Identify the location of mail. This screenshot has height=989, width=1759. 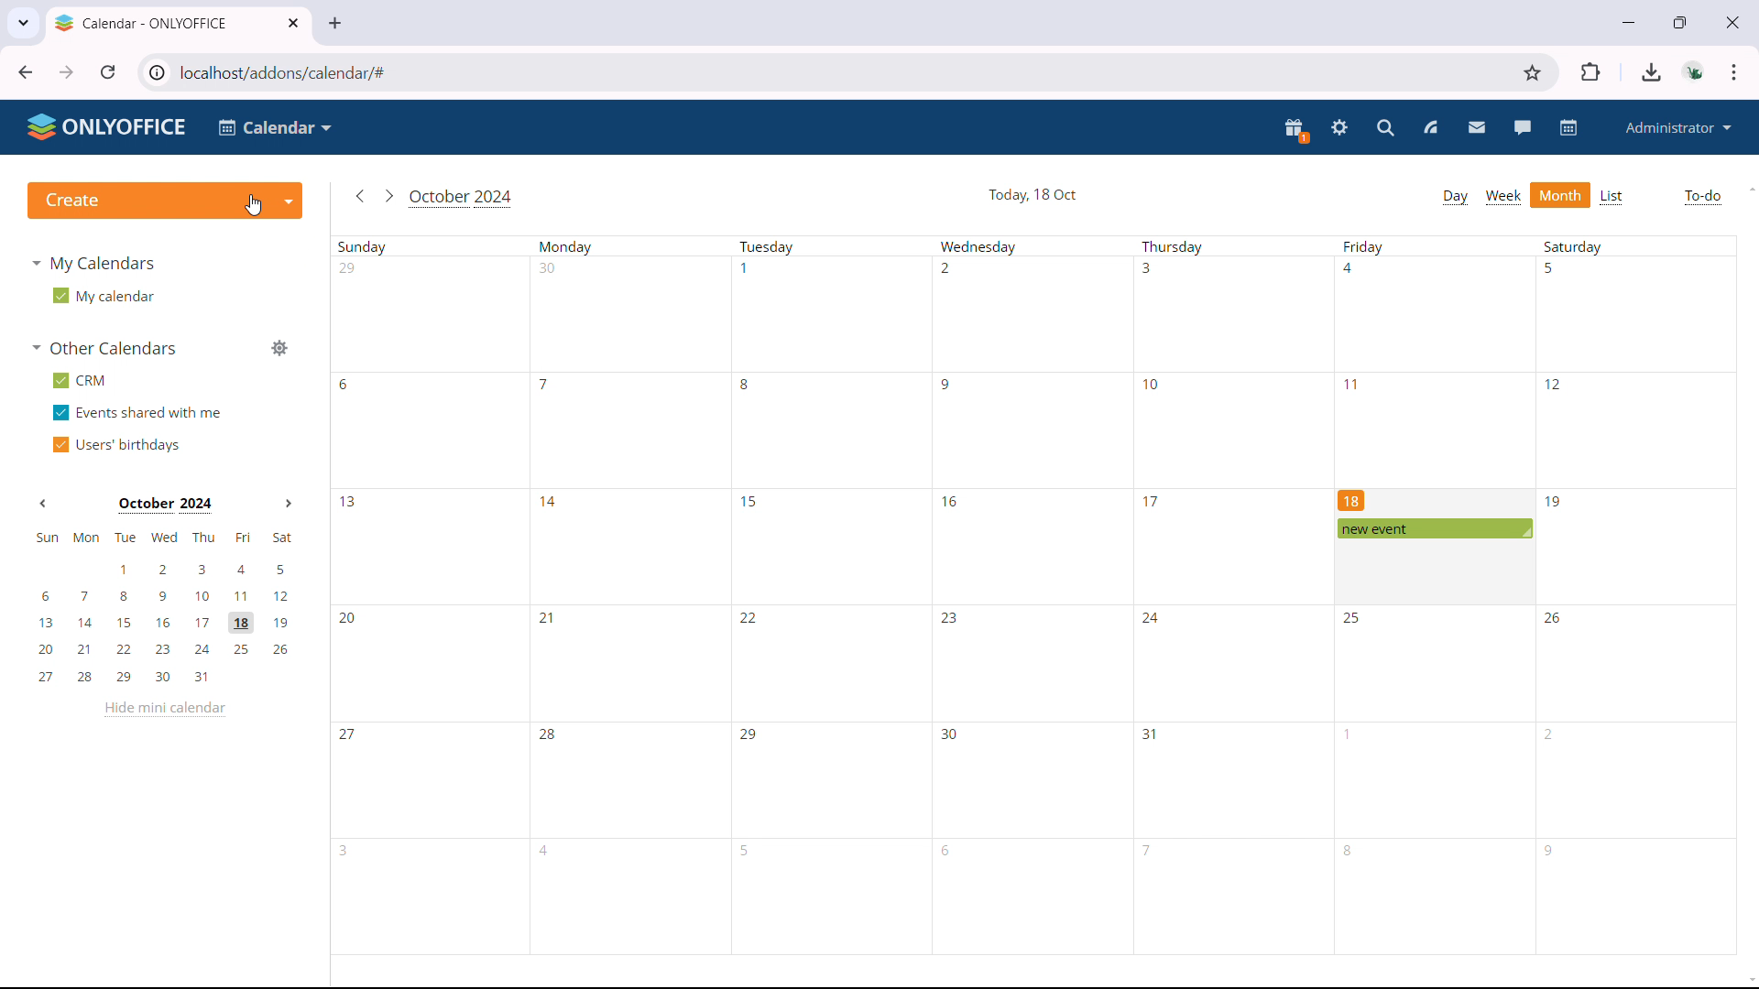
(1477, 128).